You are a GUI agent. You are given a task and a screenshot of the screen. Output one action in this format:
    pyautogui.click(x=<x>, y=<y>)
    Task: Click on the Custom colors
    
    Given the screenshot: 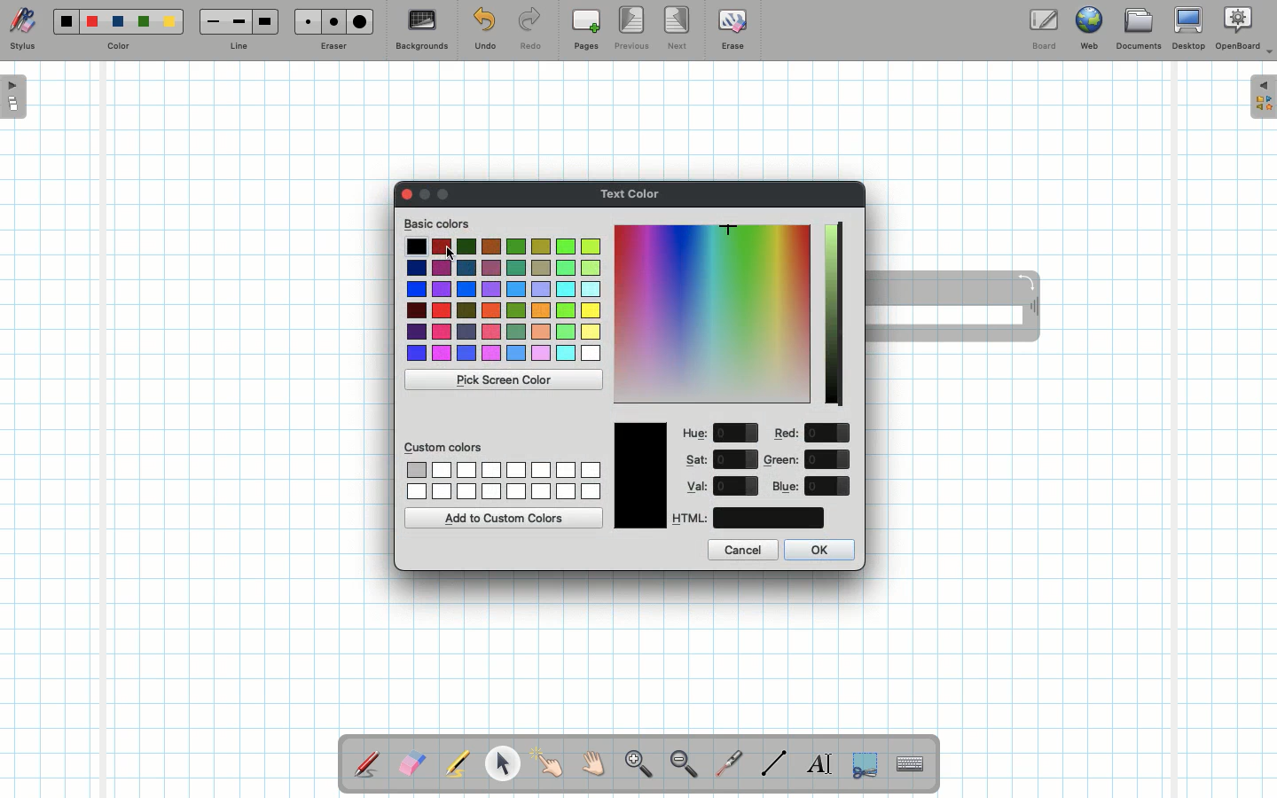 What is the action you would take?
    pyautogui.click(x=445, y=446)
    